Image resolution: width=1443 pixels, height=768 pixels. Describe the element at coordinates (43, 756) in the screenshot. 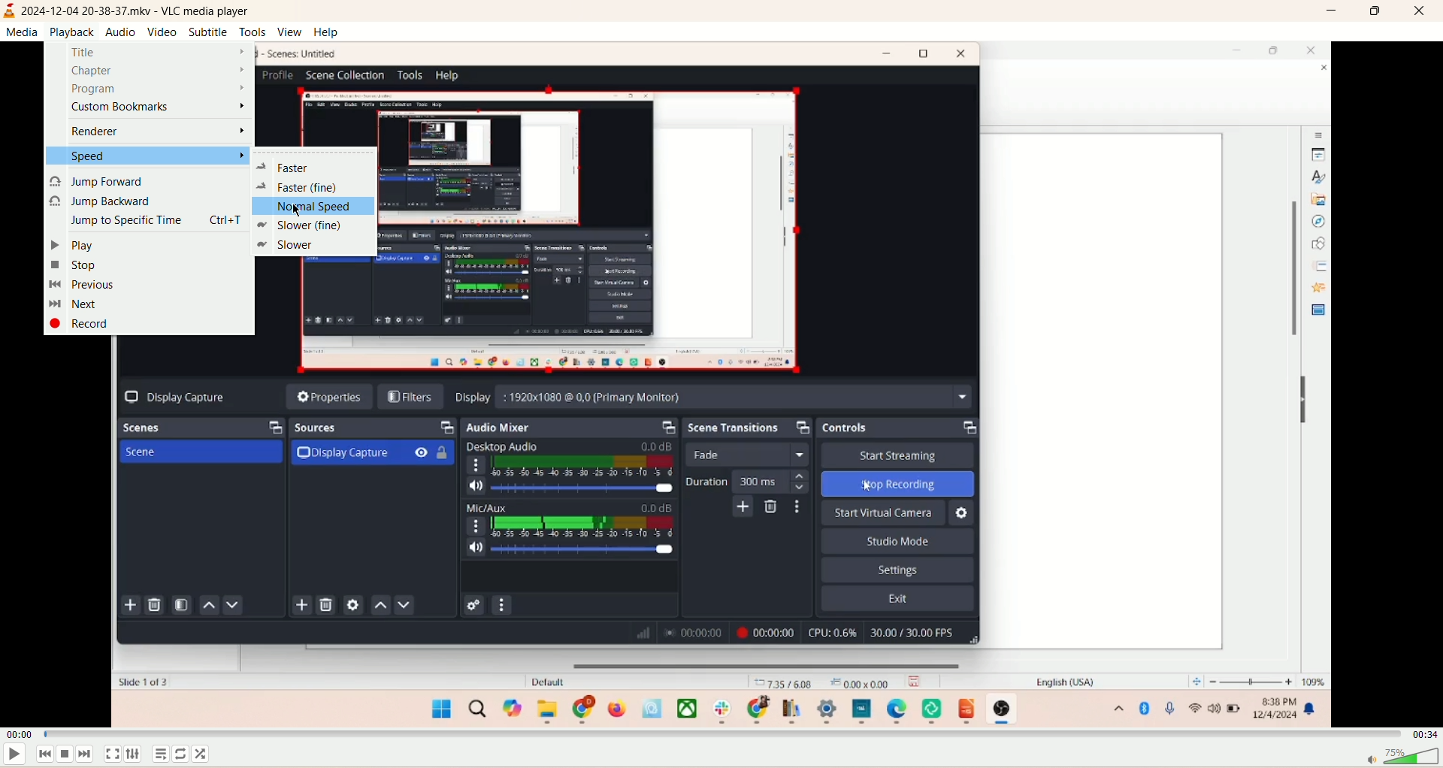

I see `previous` at that location.